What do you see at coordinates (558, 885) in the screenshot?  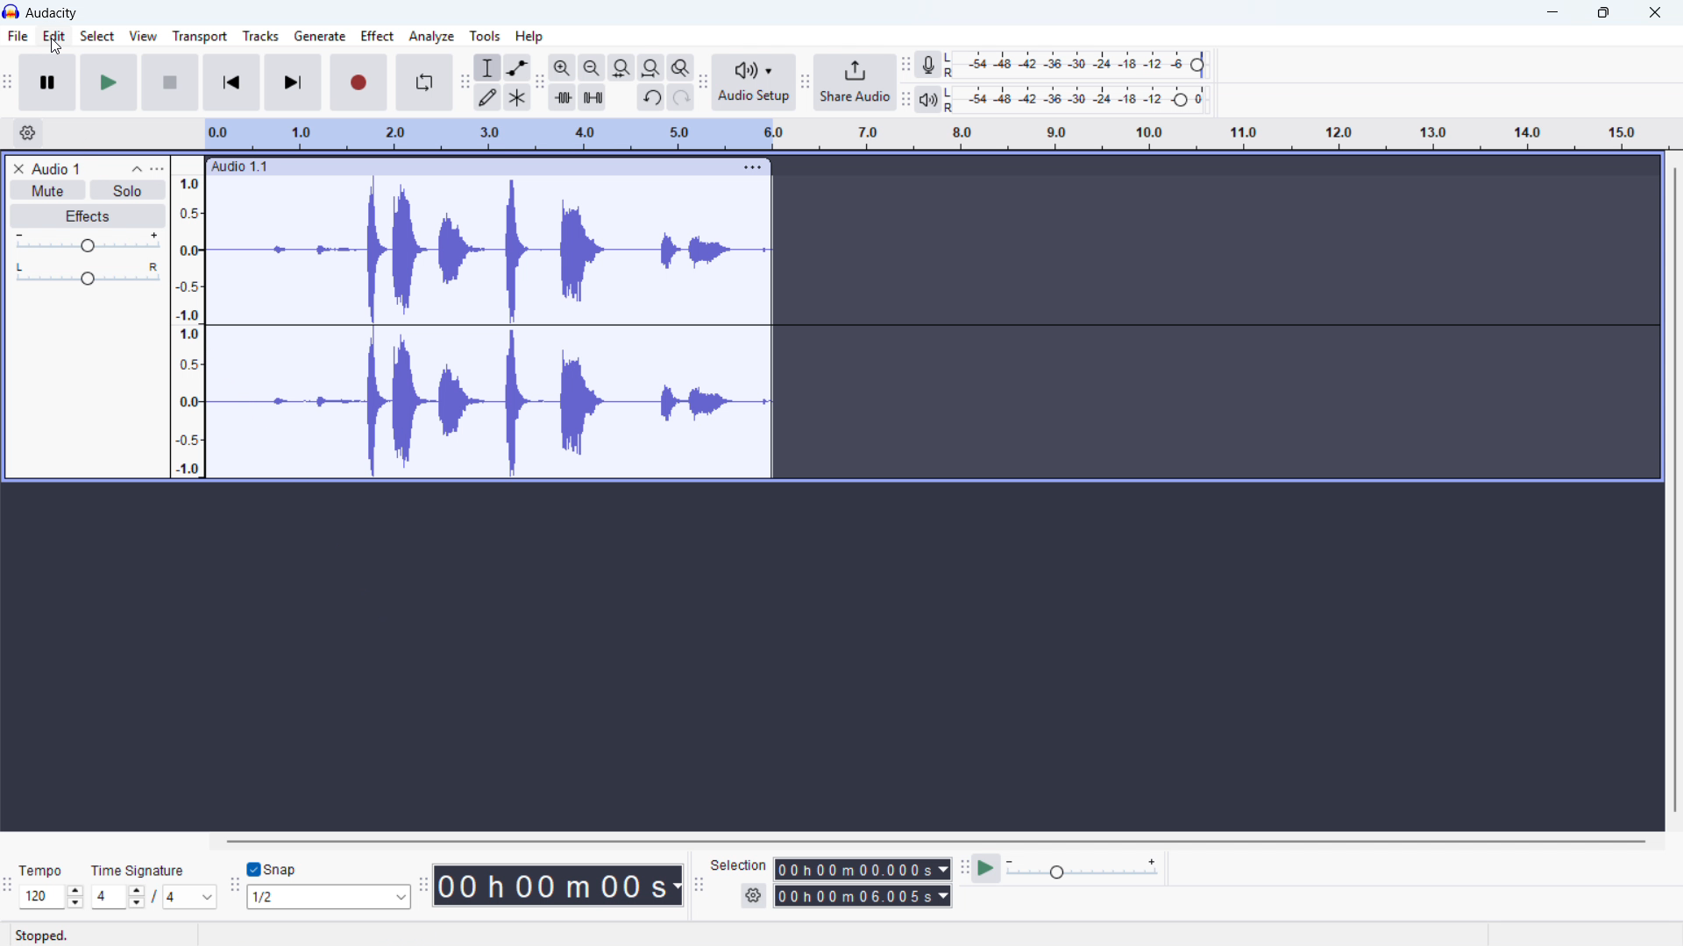 I see `timestamp` at bounding box center [558, 885].